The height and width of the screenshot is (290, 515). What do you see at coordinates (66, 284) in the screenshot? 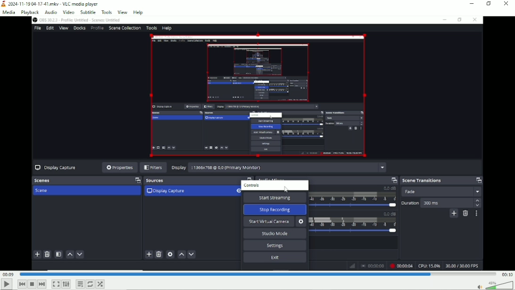
I see `show extended settings` at bounding box center [66, 284].